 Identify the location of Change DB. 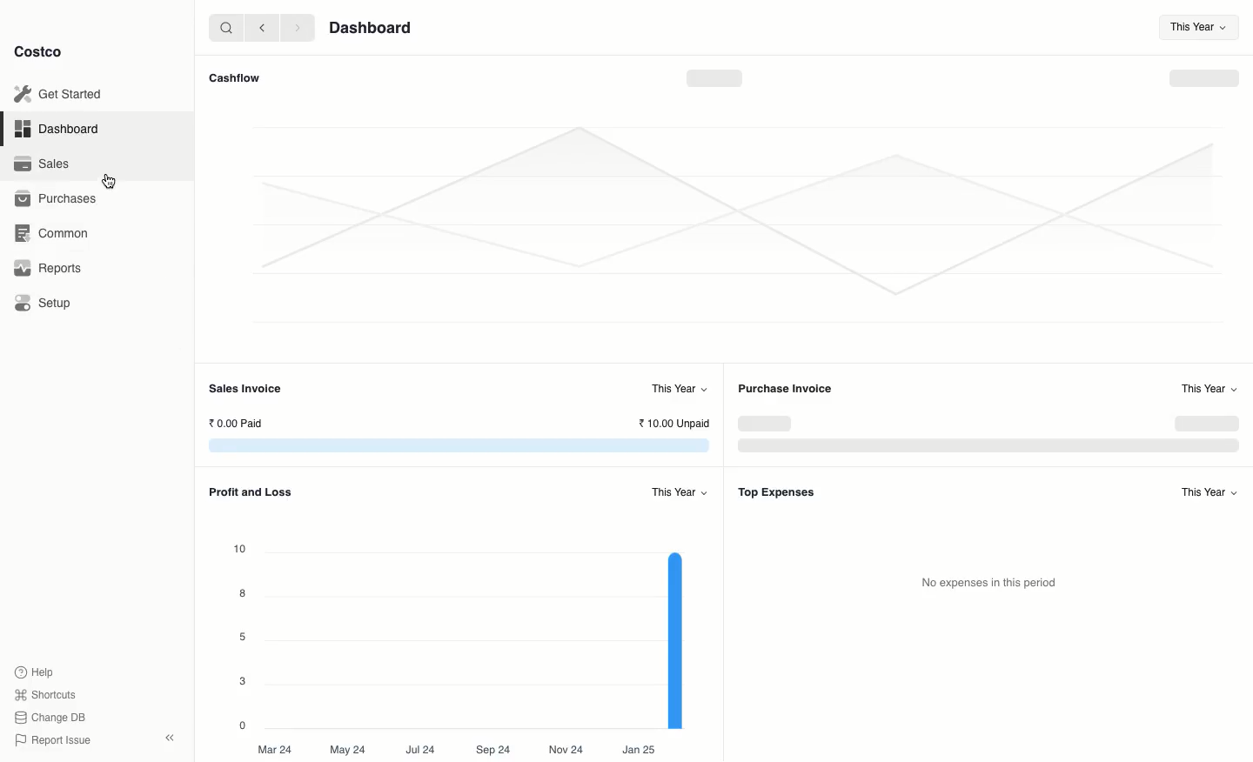
(51, 717).